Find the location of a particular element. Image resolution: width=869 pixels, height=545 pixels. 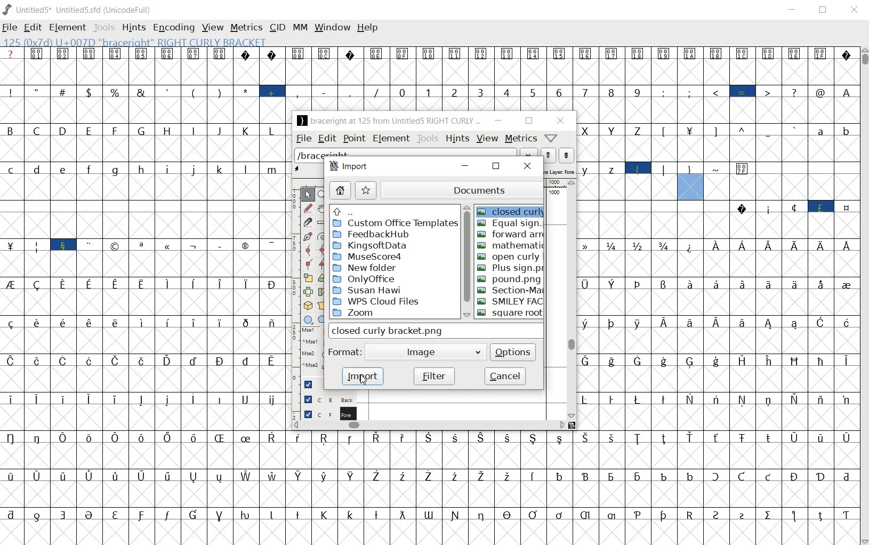

view is located at coordinates (487, 139).